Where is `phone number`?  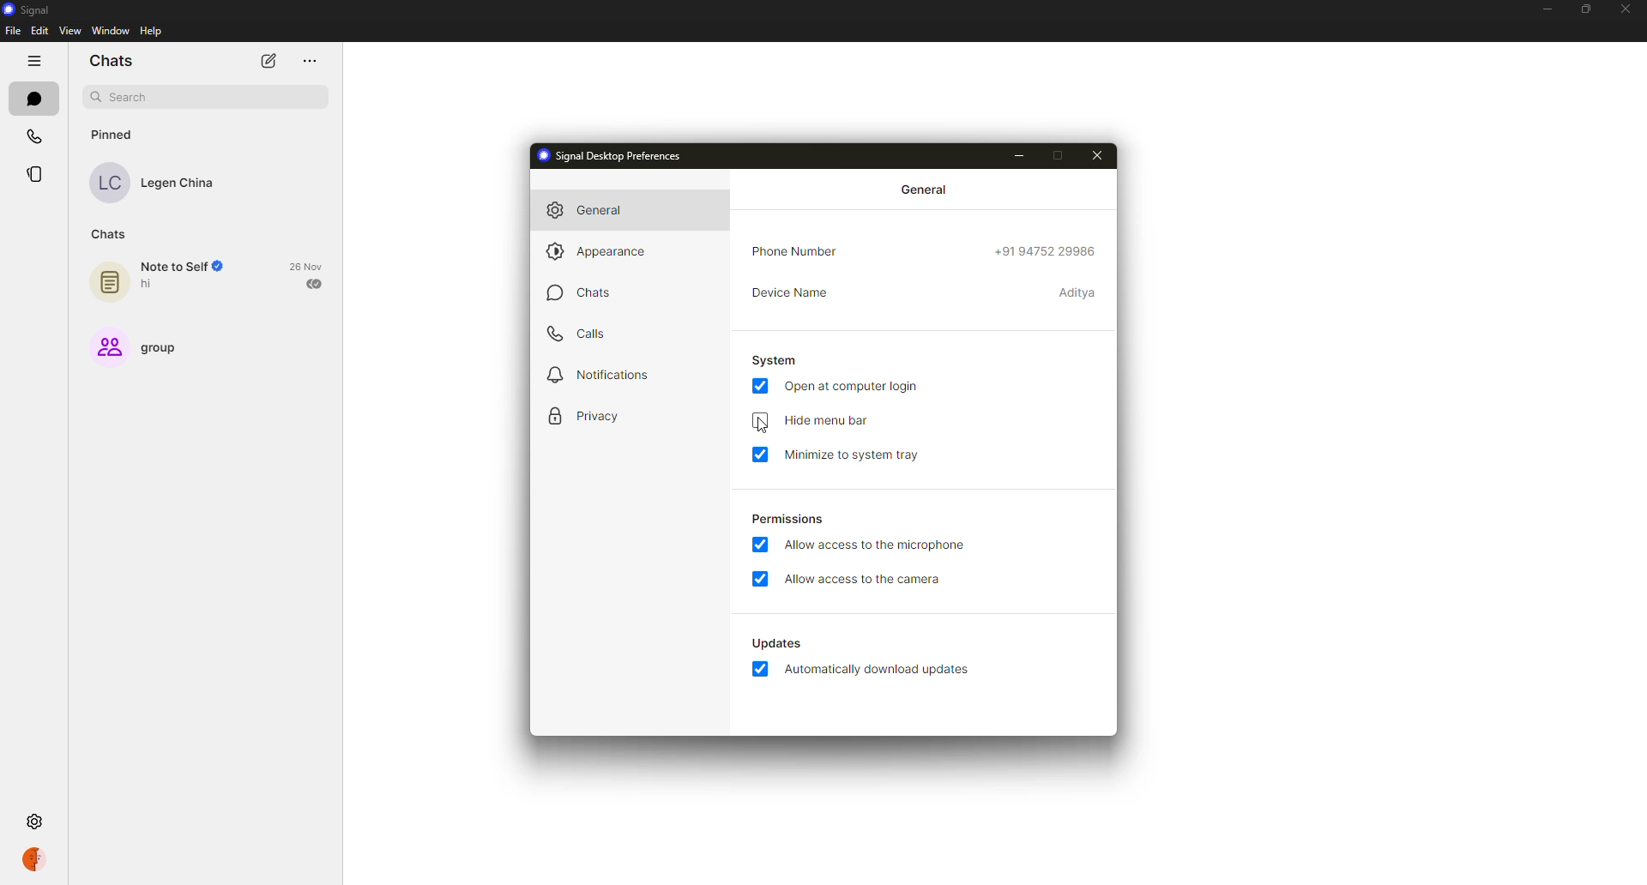 phone number is located at coordinates (795, 251).